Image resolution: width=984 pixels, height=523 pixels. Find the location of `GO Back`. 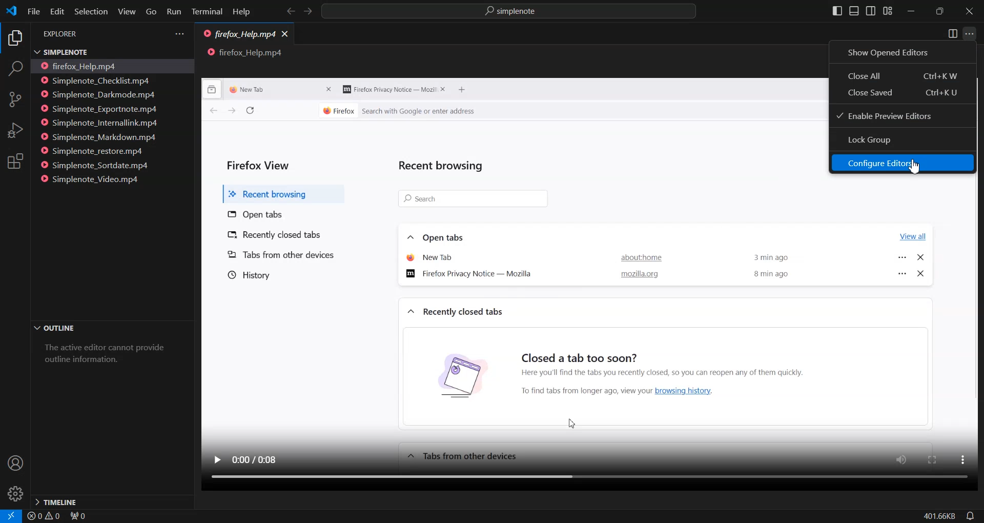

GO Back is located at coordinates (291, 11).